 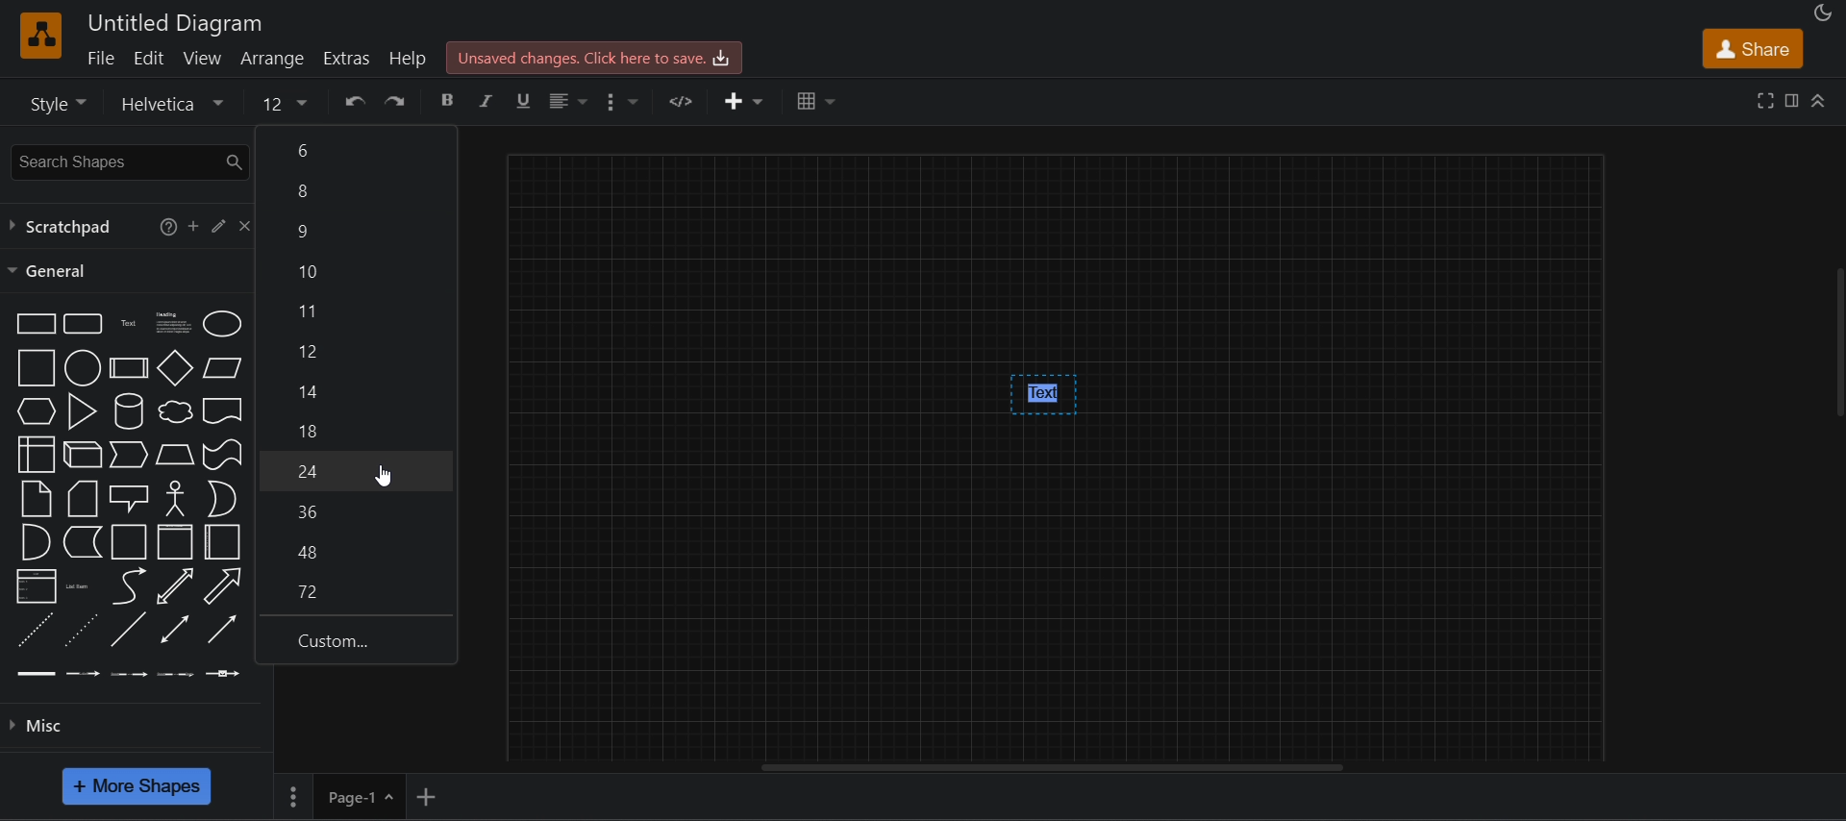 What do you see at coordinates (129, 455) in the screenshot?
I see `Step` at bounding box center [129, 455].